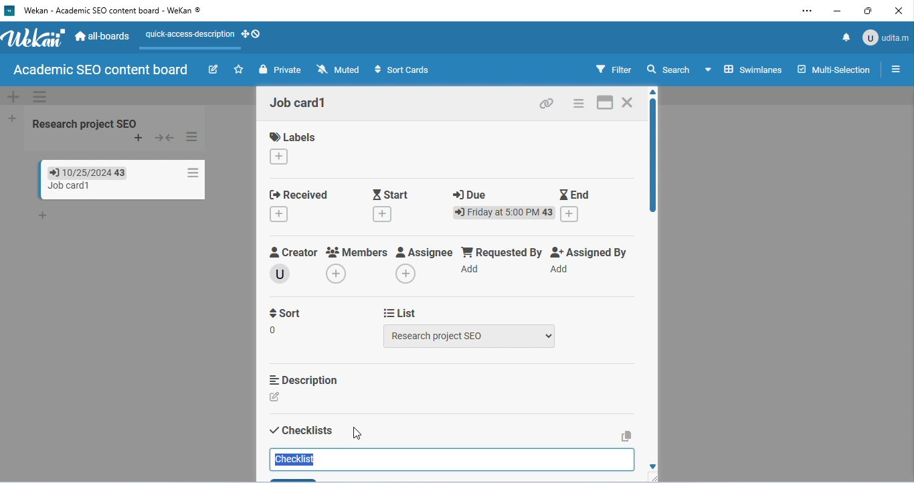 The height and width of the screenshot is (483, 914). What do you see at coordinates (425, 253) in the screenshot?
I see `assignee` at bounding box center [425, 253].